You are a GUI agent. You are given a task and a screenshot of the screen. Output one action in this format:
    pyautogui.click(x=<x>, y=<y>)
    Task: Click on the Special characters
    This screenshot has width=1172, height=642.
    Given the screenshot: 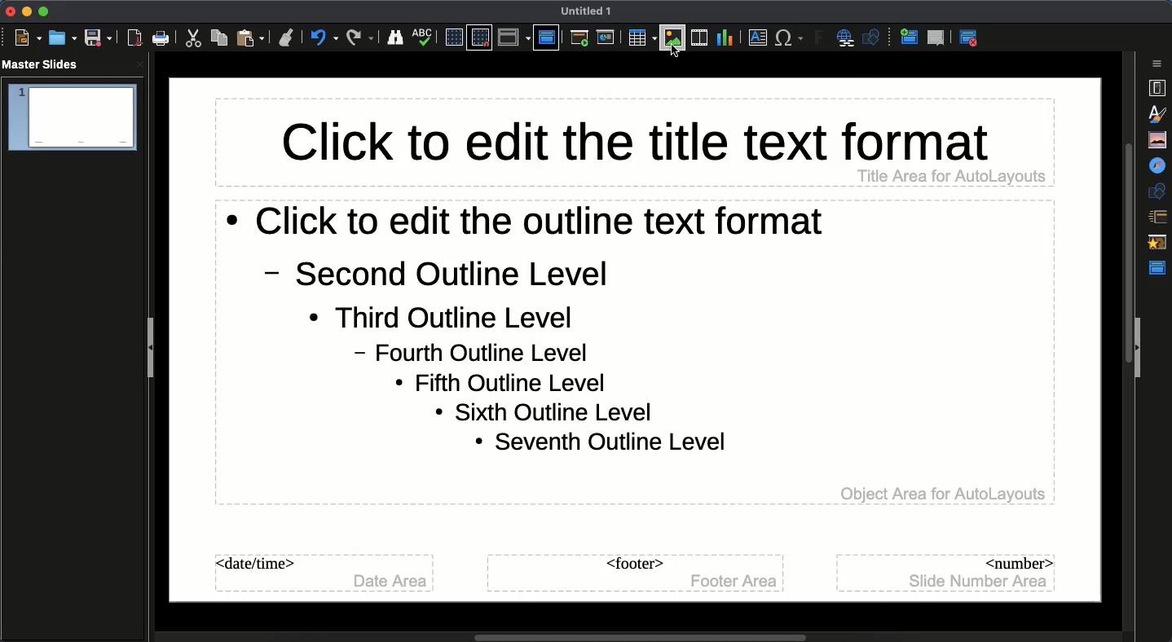 What is the action you would take?
    pyautogui.click(x=790, y=38)
    